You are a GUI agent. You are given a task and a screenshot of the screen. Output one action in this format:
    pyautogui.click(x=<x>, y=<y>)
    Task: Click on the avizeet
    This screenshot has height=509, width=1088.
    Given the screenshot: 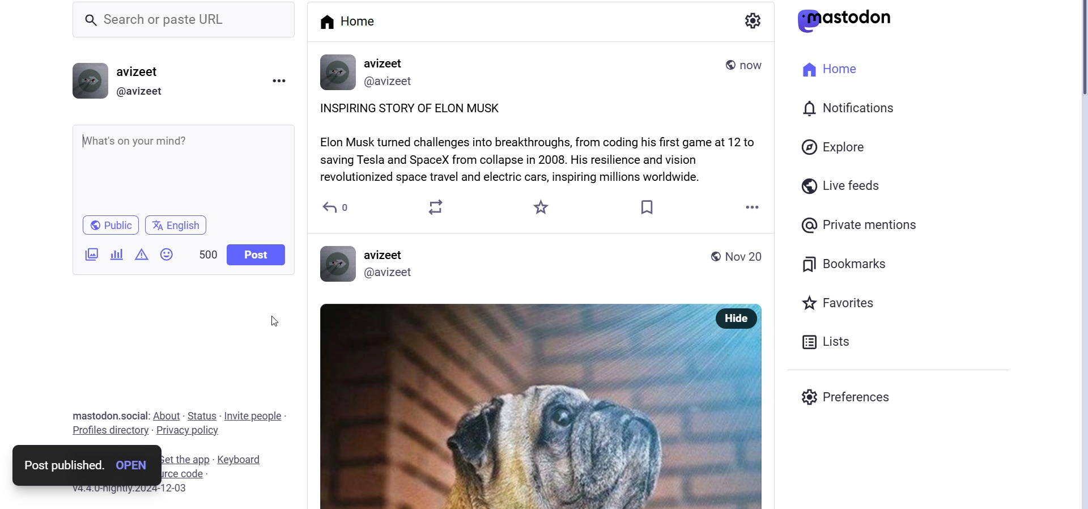 What is the action you would take?
    pyautogui.click(x=385, y=253)
    